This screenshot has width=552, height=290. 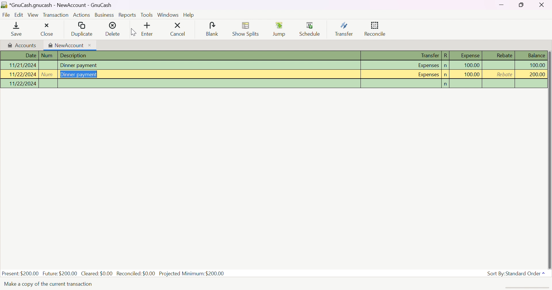 What do you see at coordinates (98, 273) in the screenshot?
I see `Cleared: $0.00` at bounding box center [98, 273].